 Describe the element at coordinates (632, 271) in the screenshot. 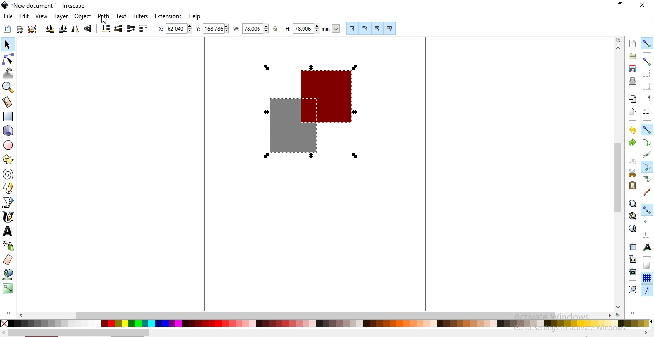

I see `cut the selected clones` at that location.